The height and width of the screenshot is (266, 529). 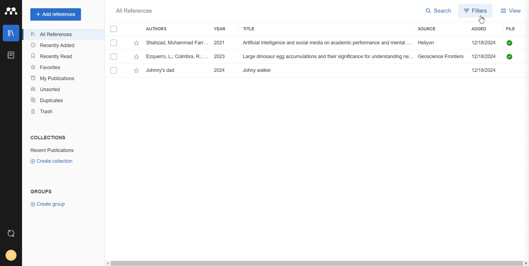 I want to click on Library, so click(x=11, y=33).